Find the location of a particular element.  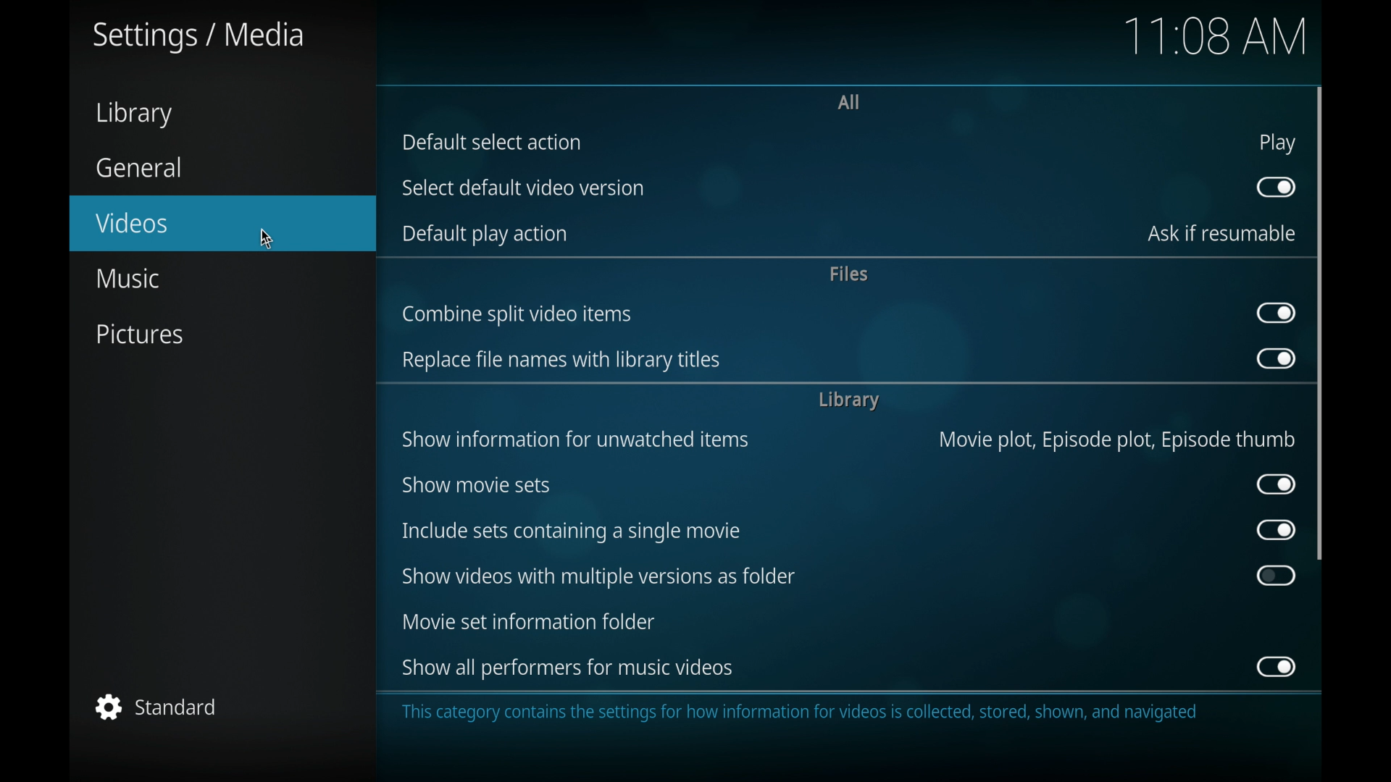

show information for unwatched items is located at coordinates (575, 440).